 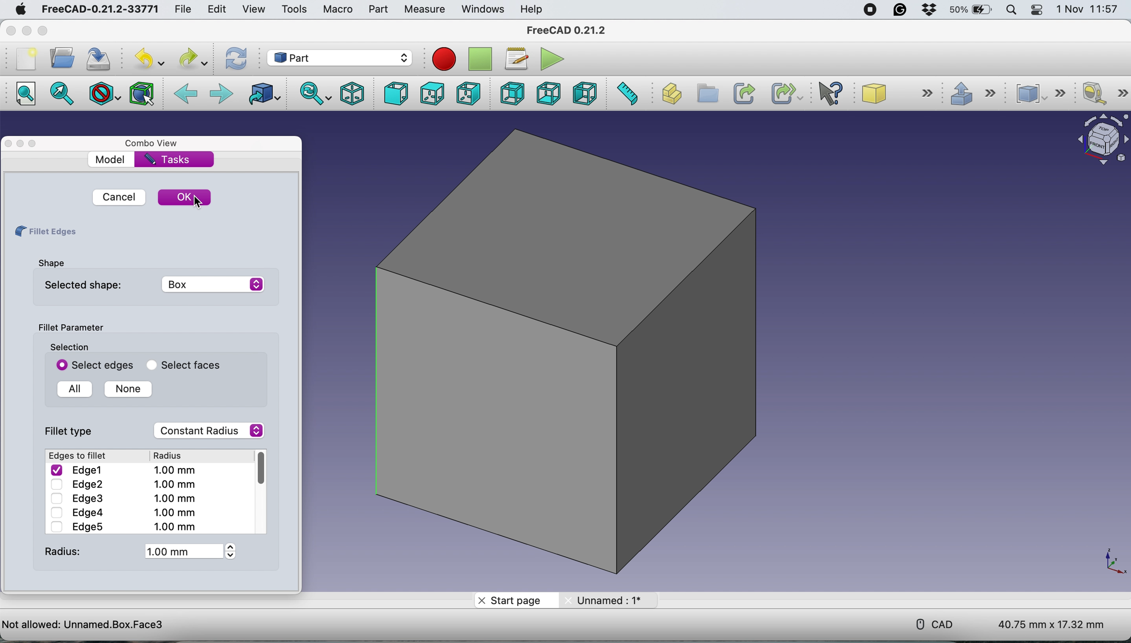 What do you see at coordinates (469, 93) in the screenshot?
I see `right` at bounding box center [469, 93].